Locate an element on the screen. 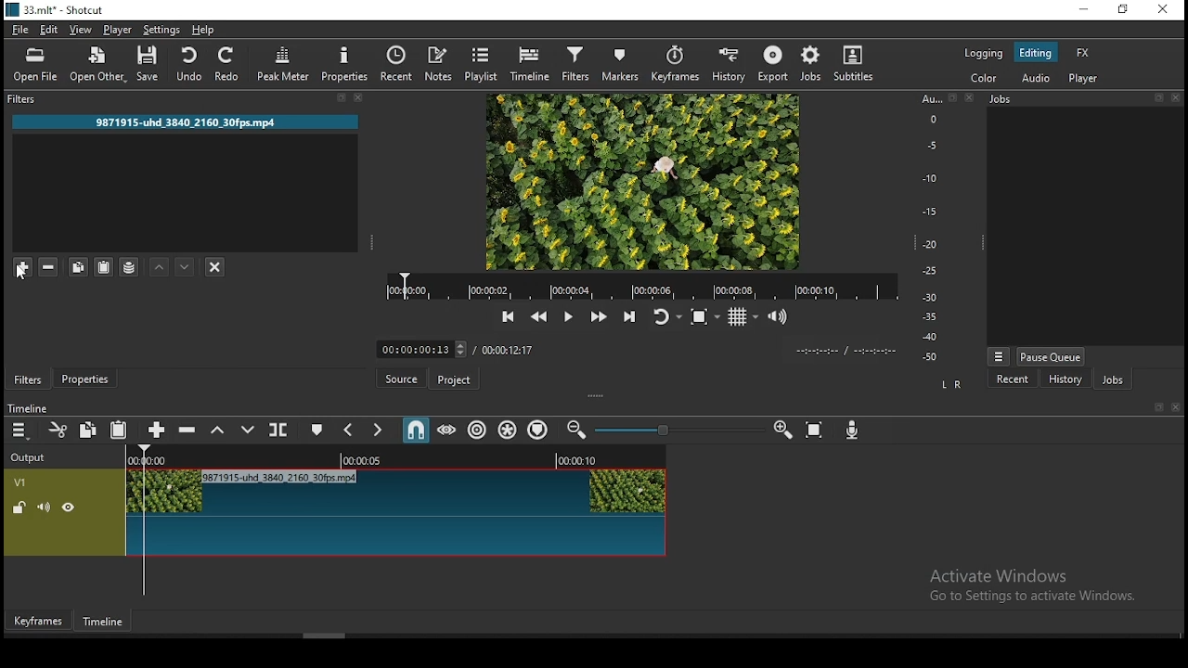 This screenshot has height=668, width=1188. resize is located at coordinates (951, 97).